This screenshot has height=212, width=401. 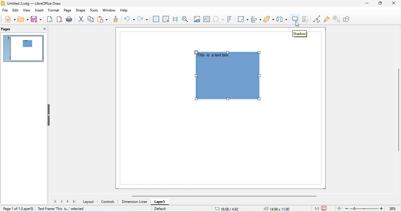 I want to click on default, so click(x=160, y=209).